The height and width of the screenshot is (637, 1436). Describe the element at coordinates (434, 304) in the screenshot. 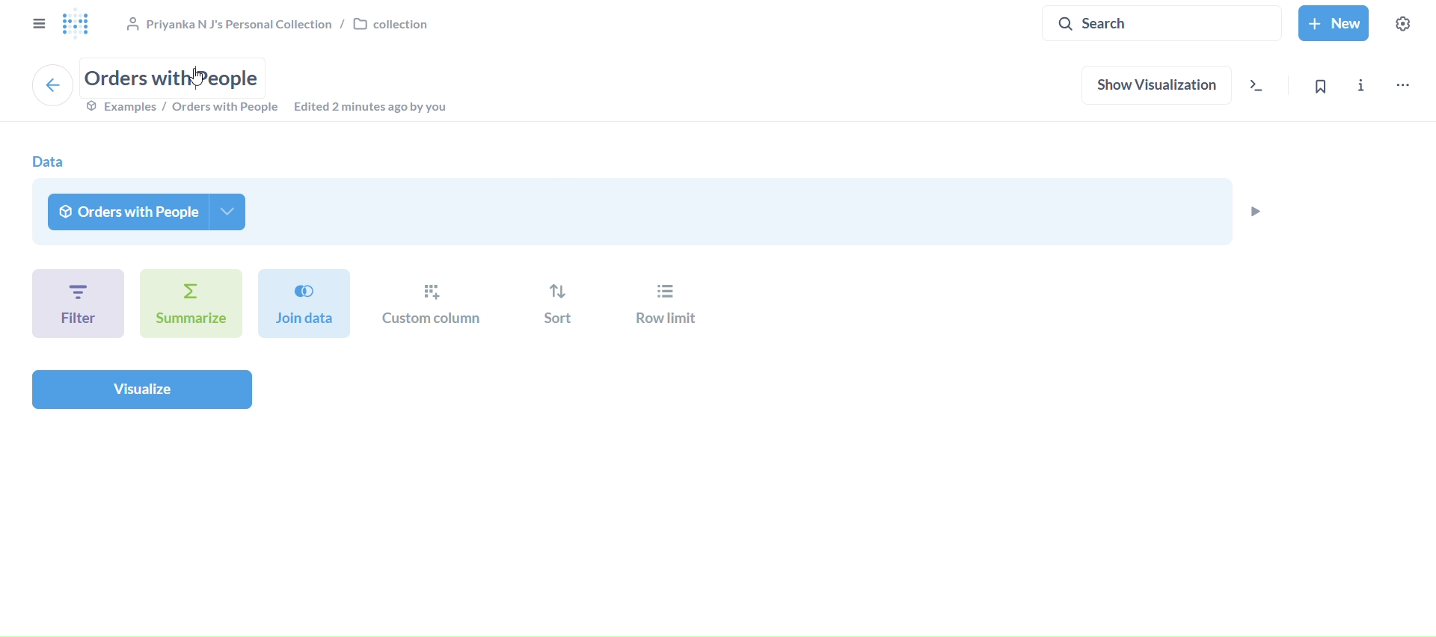

I see `custom column` at that location.